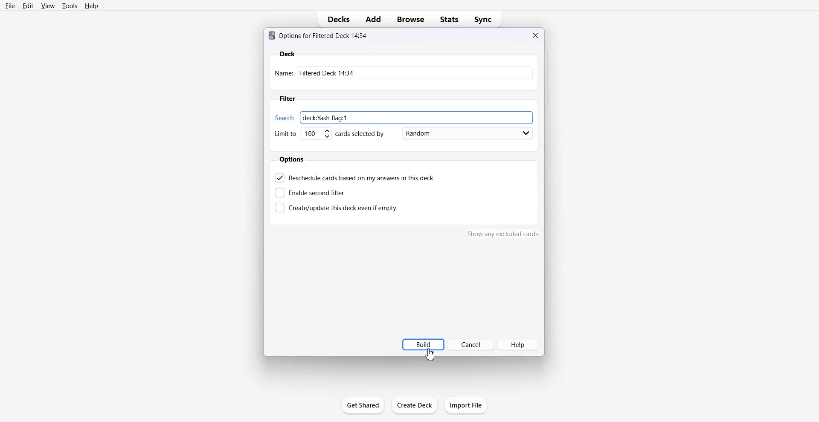 This screenshot has width=819, height=422. Describe the element at coordinates (325, 118) in the screenshot. I see `Text added` at that location.